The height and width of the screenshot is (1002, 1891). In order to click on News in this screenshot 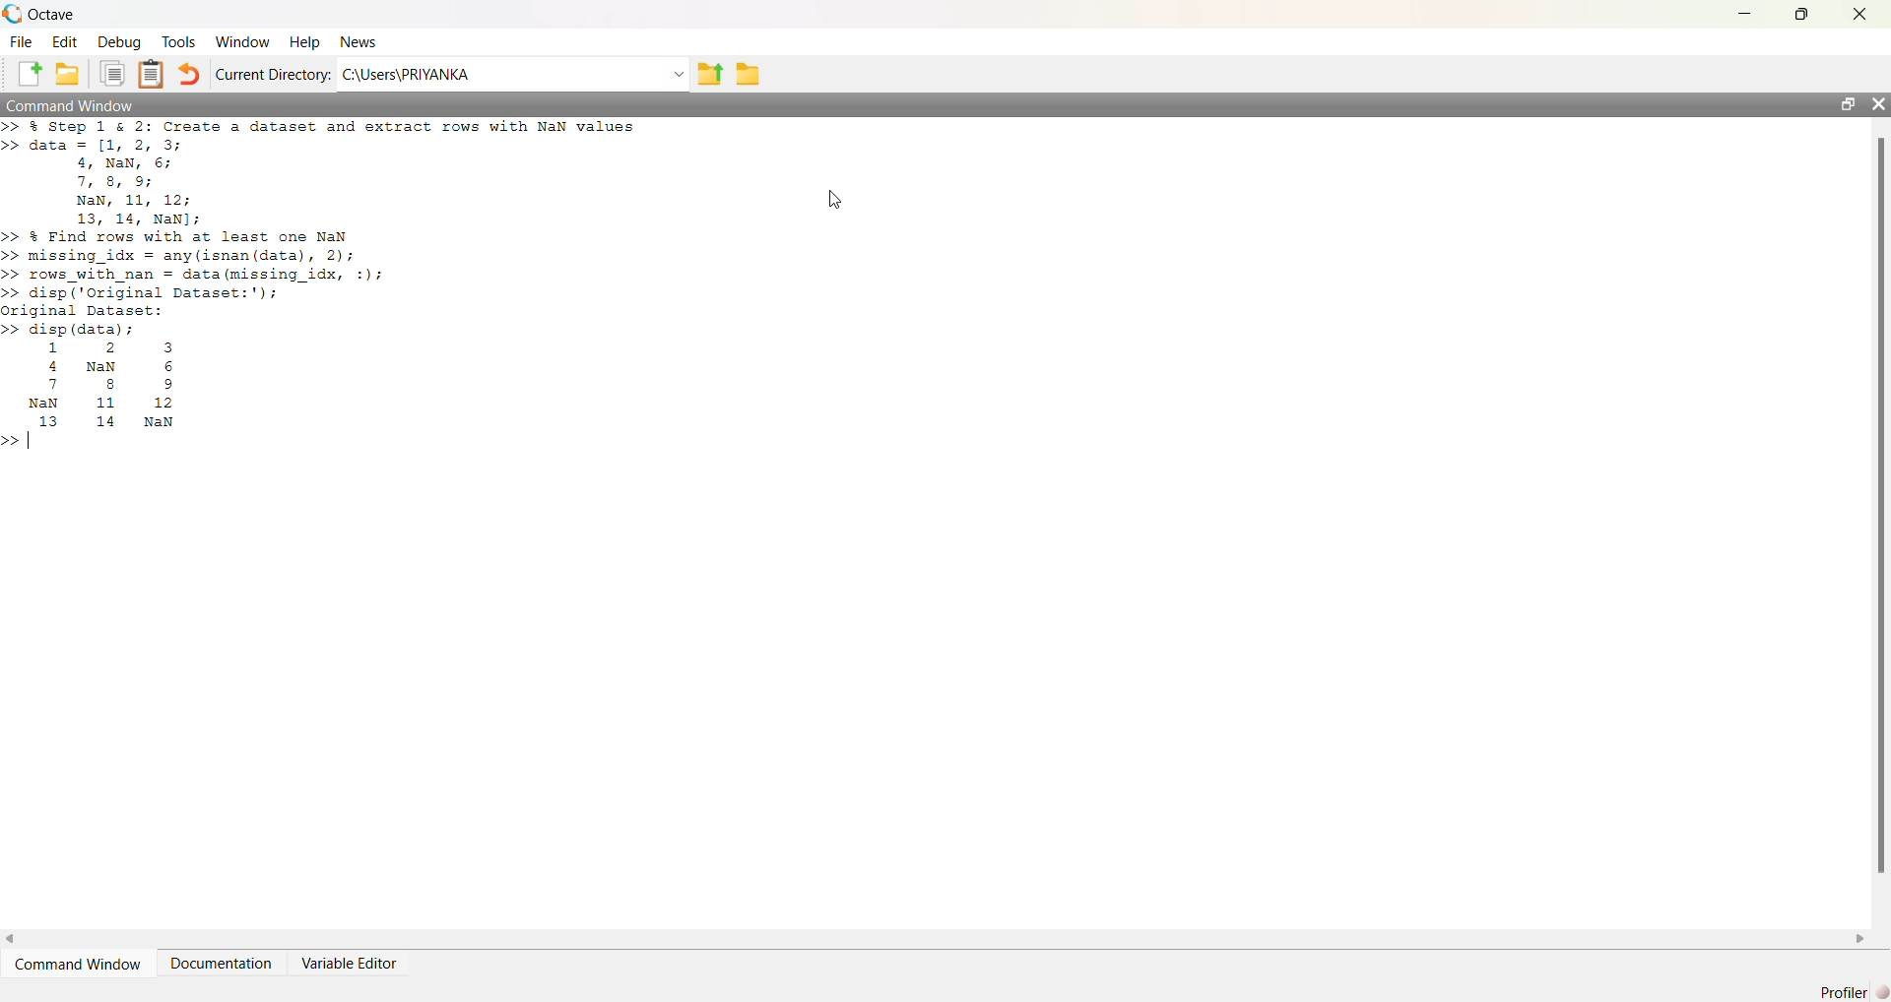, I will do `click(360, 41)`.